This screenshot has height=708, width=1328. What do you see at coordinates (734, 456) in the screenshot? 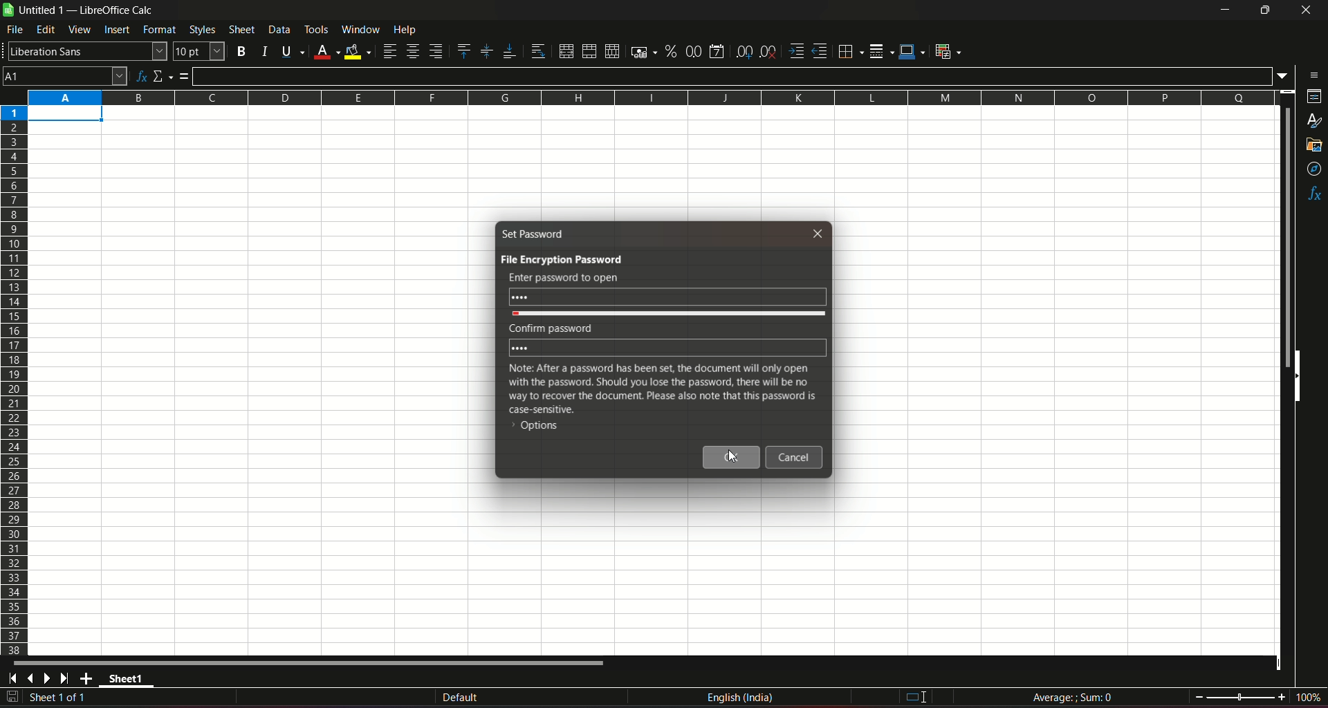
I see `Cursor` at bounding box center [734, 456].